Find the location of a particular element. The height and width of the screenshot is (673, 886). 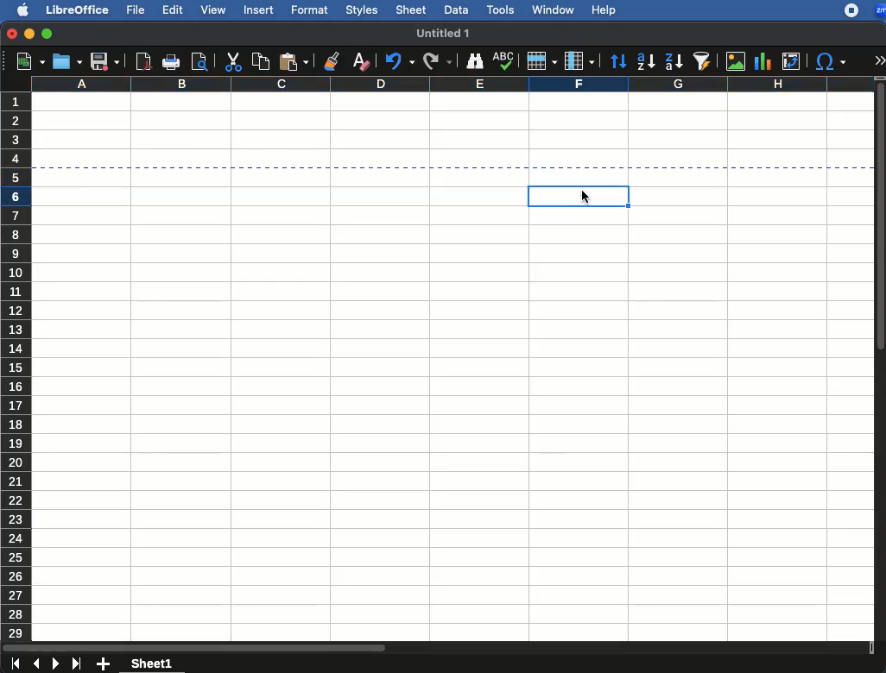

chart is located at coordinates (765, 60).